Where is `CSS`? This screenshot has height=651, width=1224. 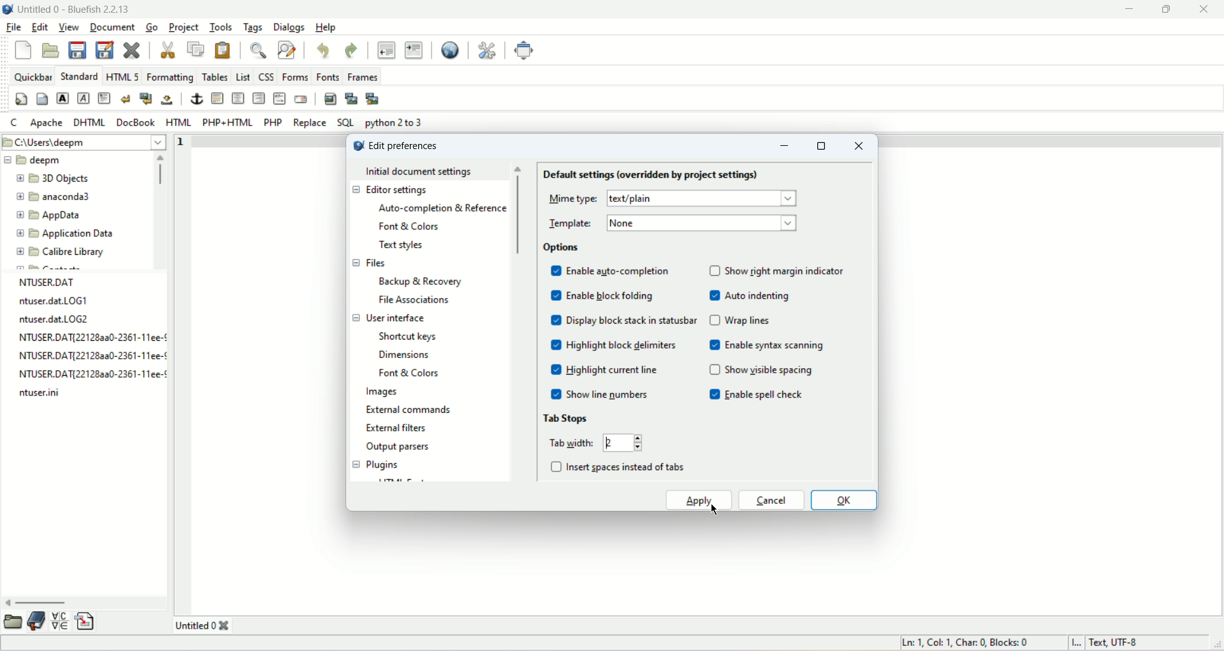
CSS is located at coordinates (266, 75).